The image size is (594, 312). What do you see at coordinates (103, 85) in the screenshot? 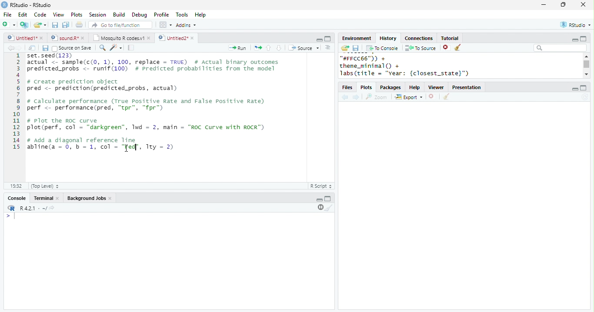
I see `# Create prediction object
pred <- prediction(predicted_probs, actual)` at bounding box center [103, 85].